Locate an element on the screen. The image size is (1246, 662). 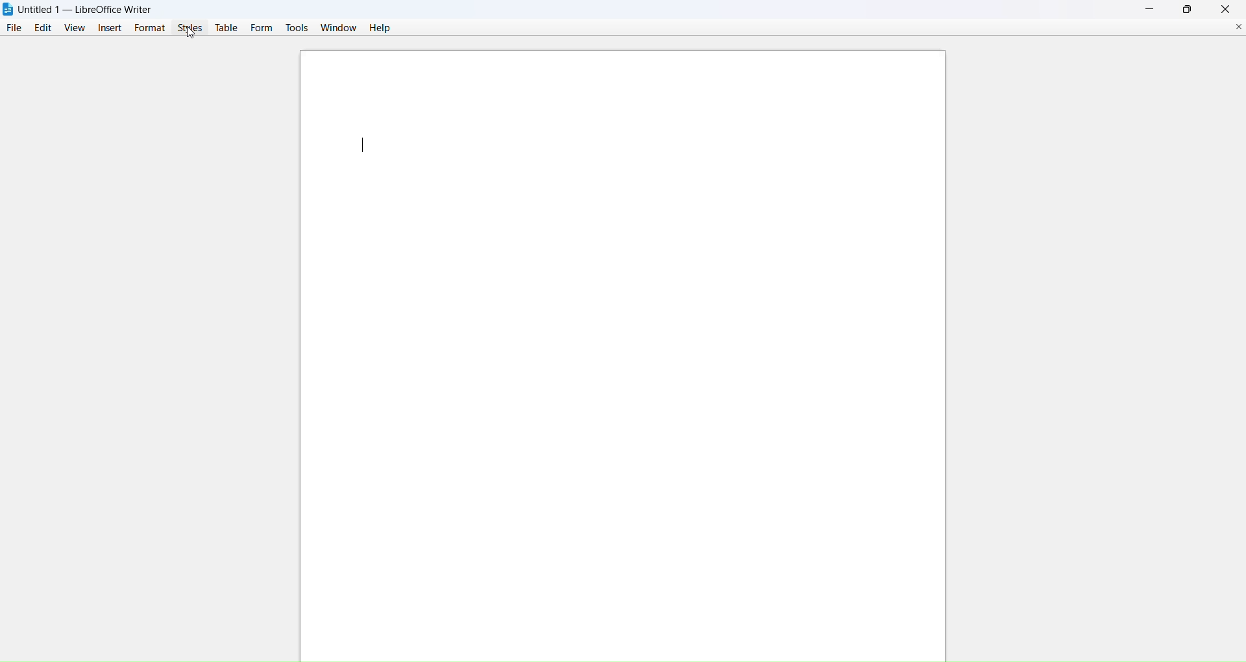
cursor is located at coordinates (190, 34).